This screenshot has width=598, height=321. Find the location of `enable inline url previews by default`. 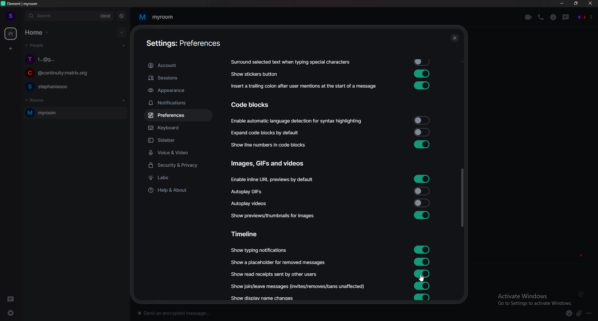

enable inline url previews by default is located at coordinates (273, 180).